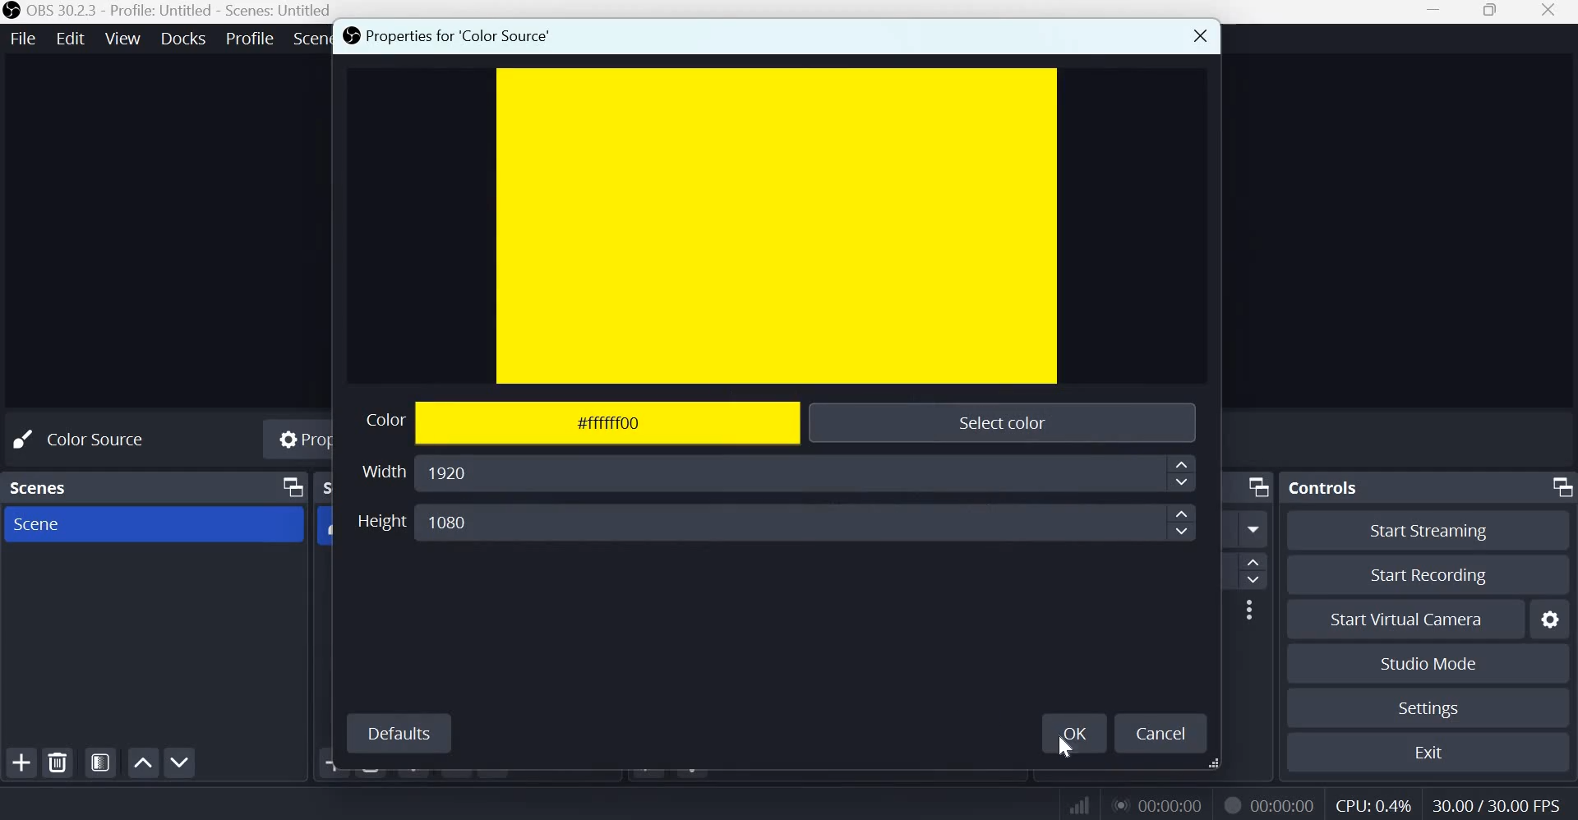 The width and height of the screenshot is (1578, 820). I want to click on Docks, so click(183, 38).